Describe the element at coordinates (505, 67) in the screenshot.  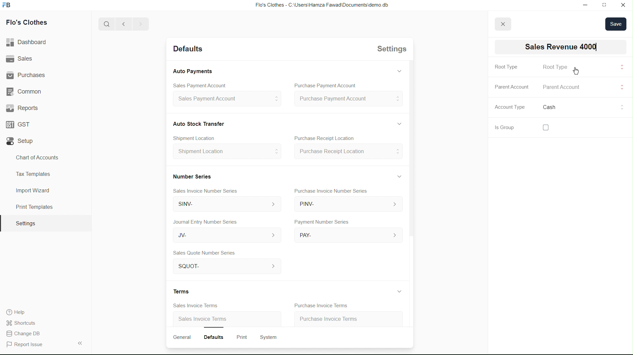
I see `Root Type` at that location.